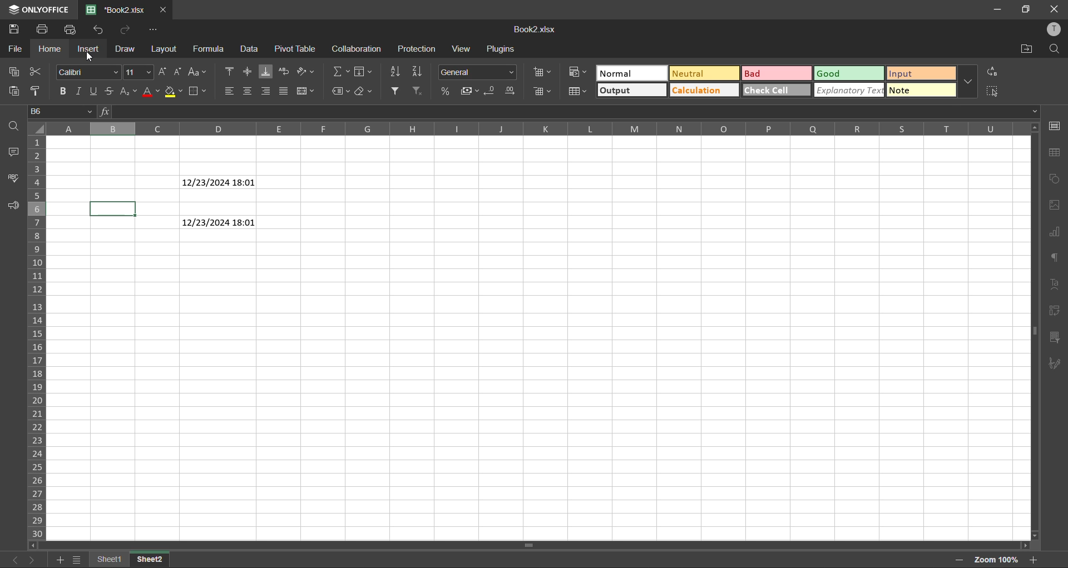 Image resolution: width=1068 pixels, height=568 pixels. I want to click on output, so click(632, 89).